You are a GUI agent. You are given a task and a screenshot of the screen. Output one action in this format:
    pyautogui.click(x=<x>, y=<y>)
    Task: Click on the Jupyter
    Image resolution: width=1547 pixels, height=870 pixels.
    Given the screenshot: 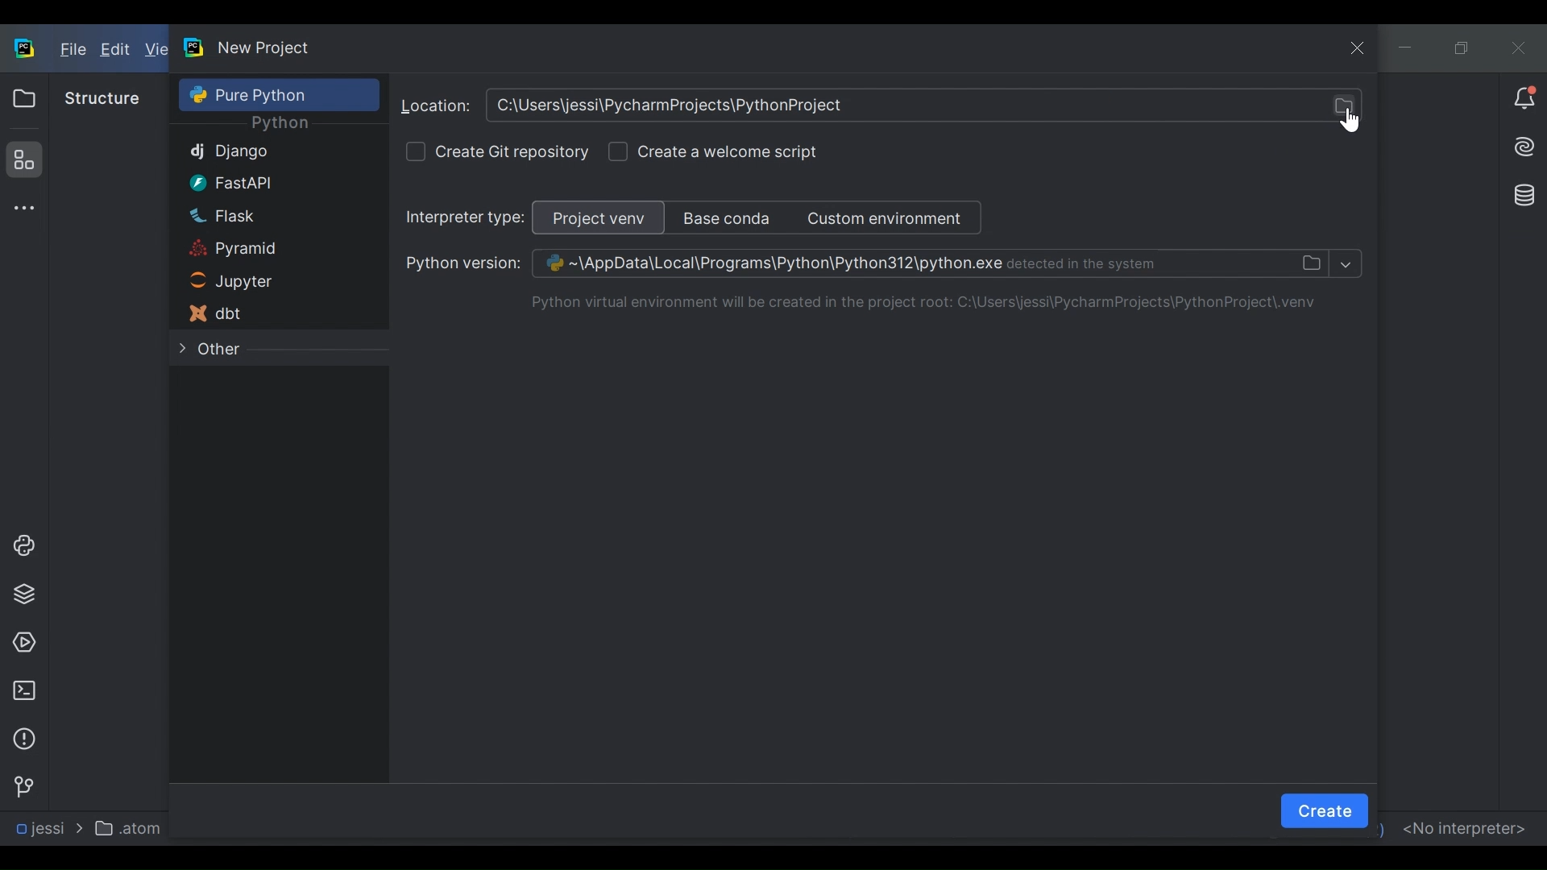 What is the action you would take?
    pyautogui.click(x=264, y=283)
    